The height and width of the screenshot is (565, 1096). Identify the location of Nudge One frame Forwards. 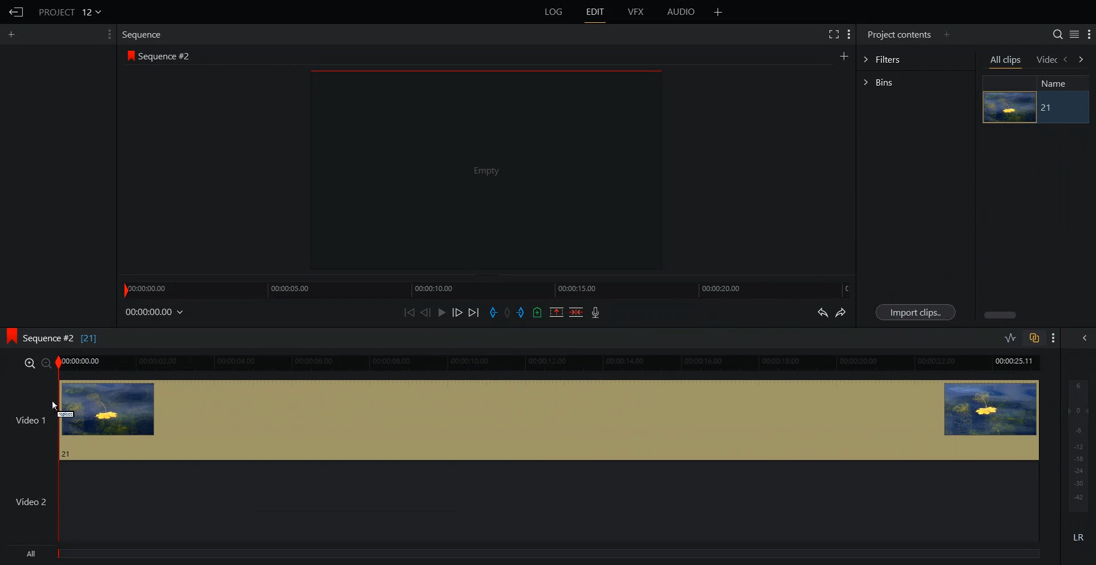
(457, 312).